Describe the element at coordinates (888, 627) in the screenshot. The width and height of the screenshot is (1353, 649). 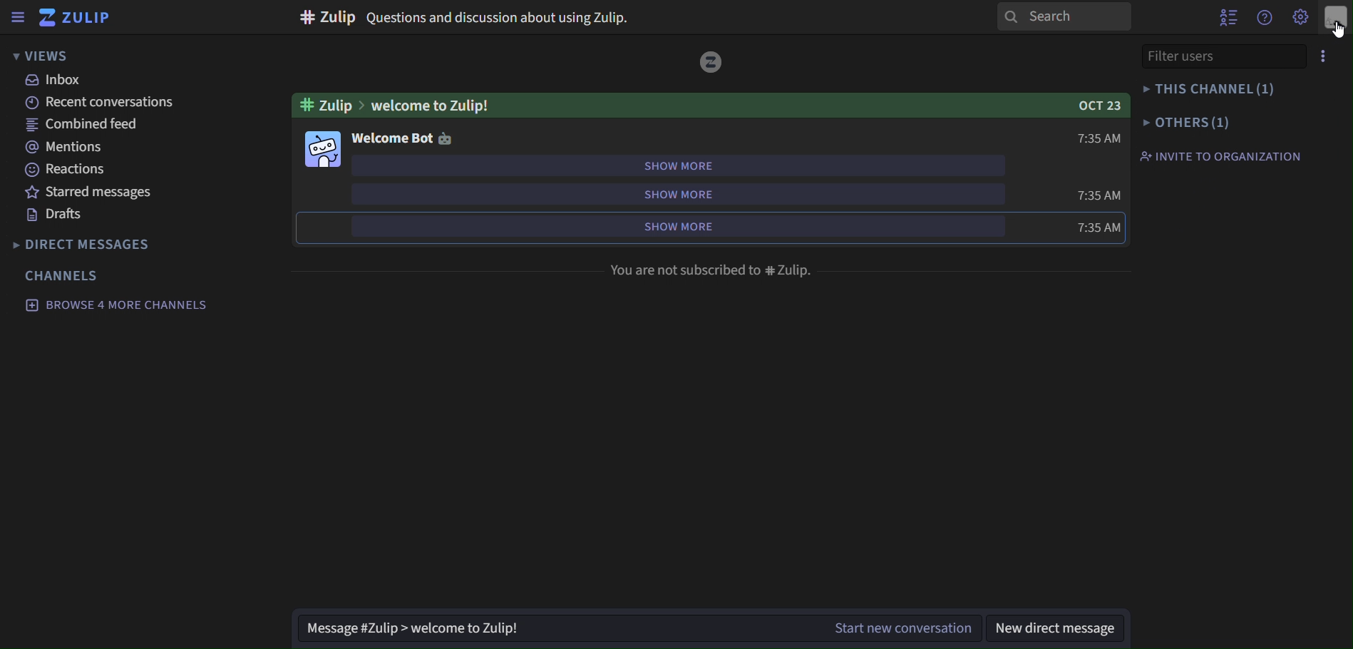
I see `Start new conversation` at that location.